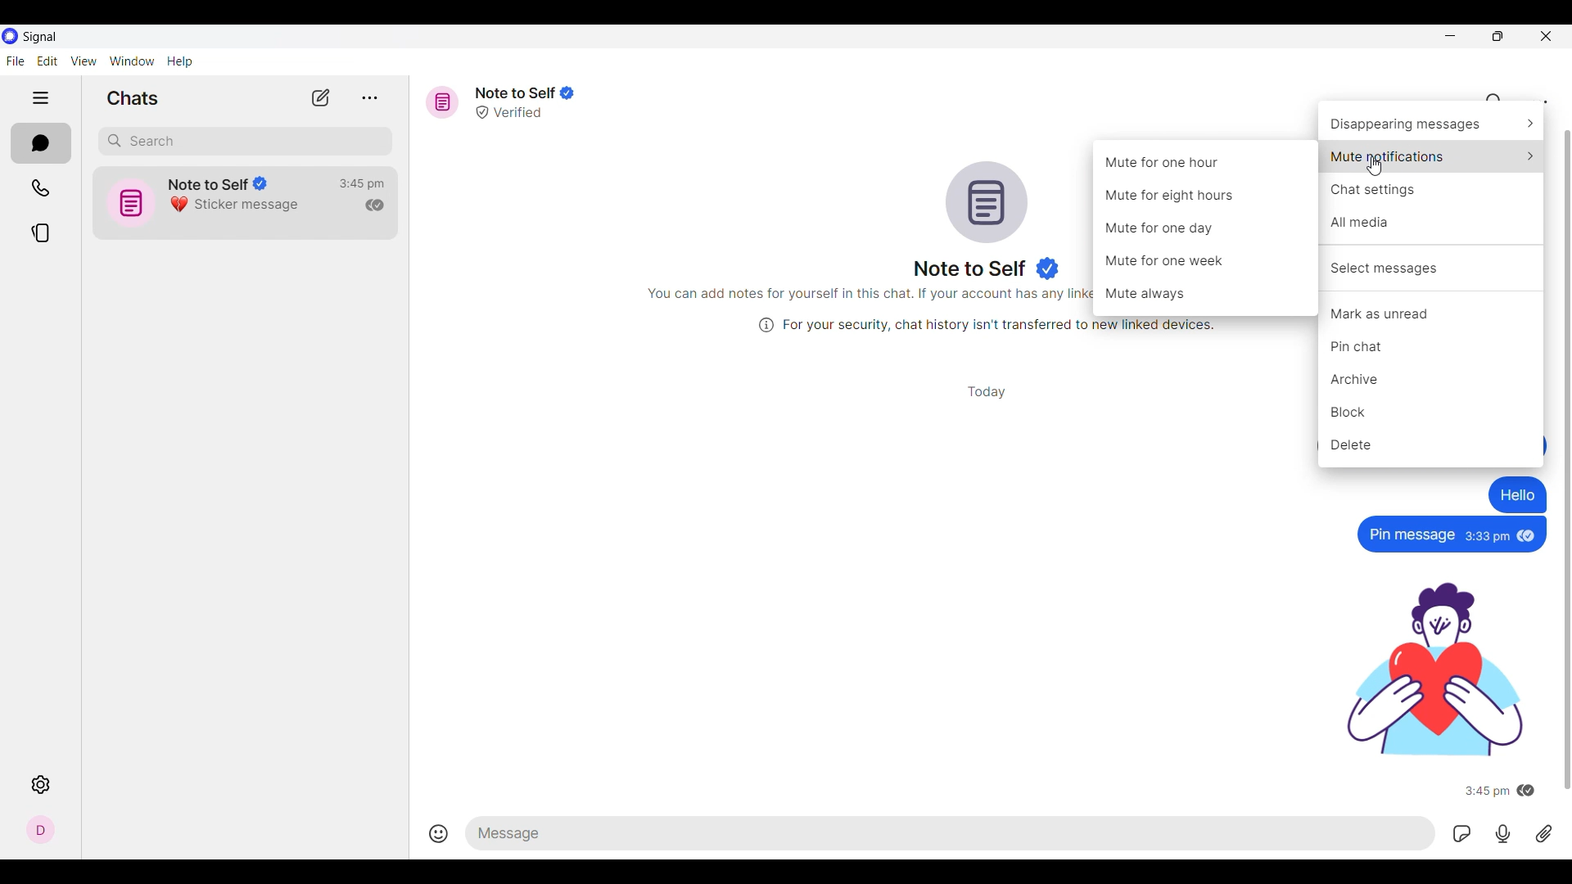 This screenshot has width=1572, height=884. What do you see at coordinates (1495, 101) in the screenshot?
I see `Search chat` at bounding box center [1495, 101].